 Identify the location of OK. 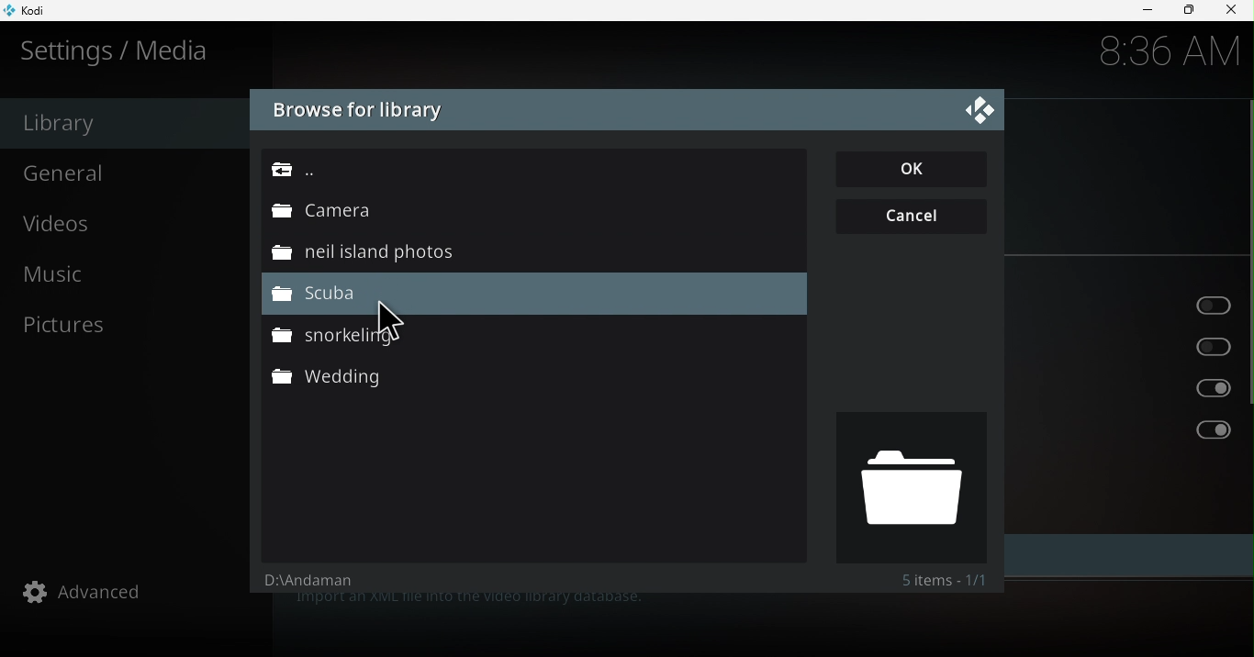
(914, 170).